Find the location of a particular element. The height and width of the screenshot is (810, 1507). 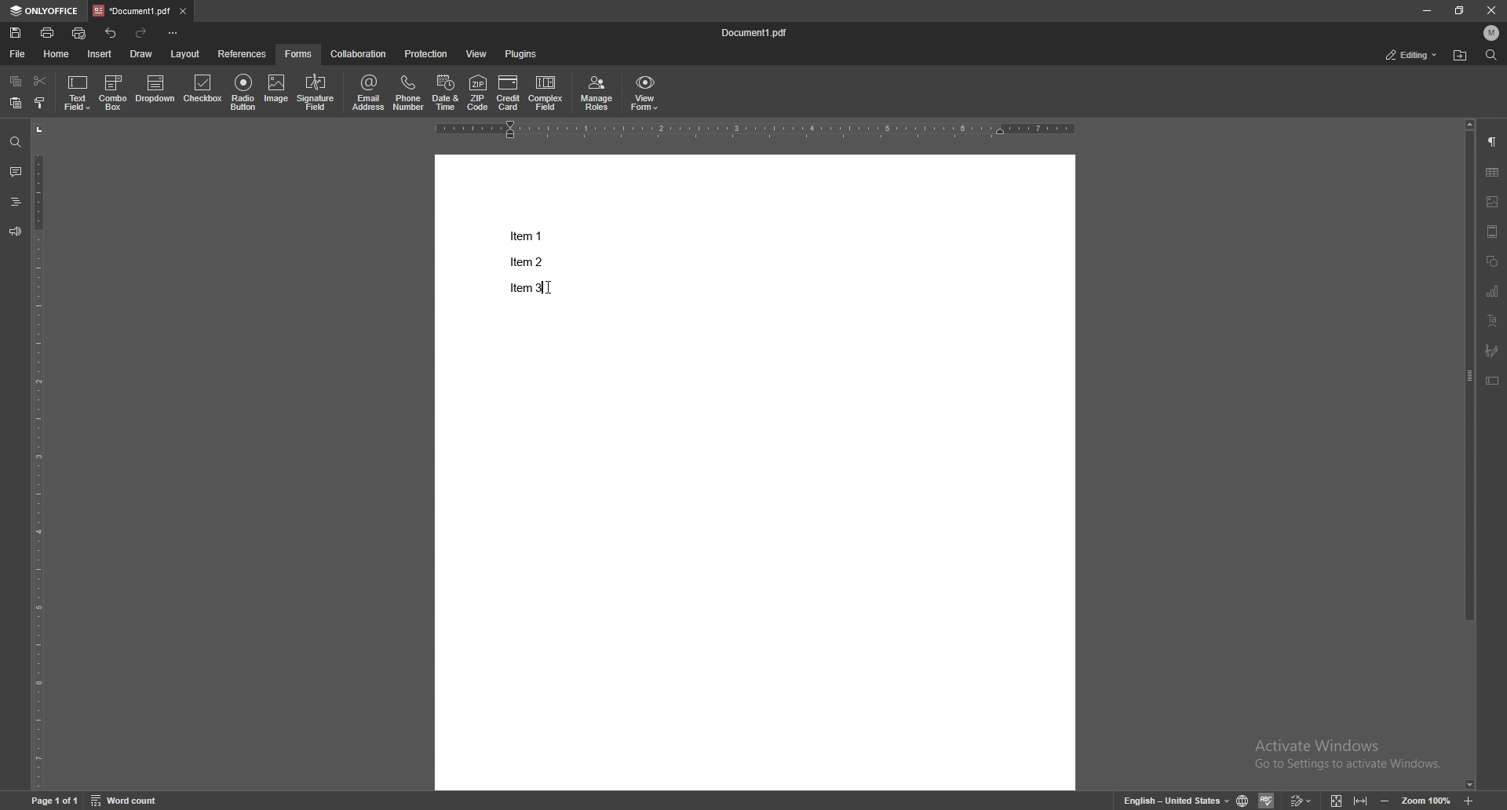

home is located at coordinates (60, 53).